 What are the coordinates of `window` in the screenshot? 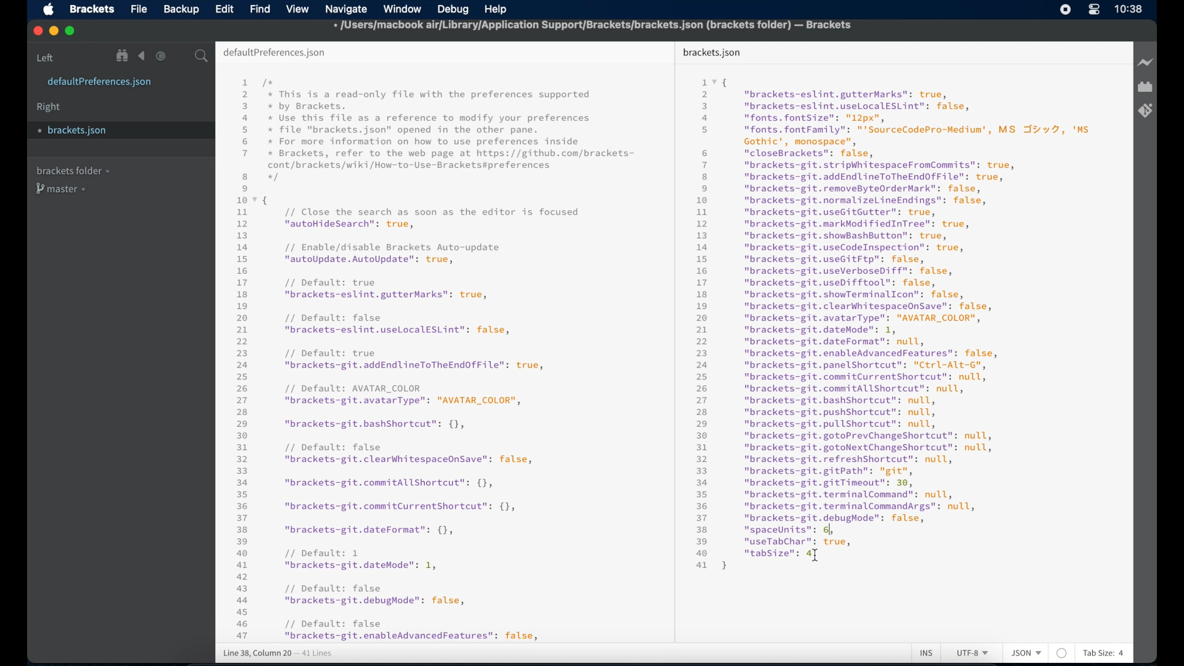 It's located at (403, 9).